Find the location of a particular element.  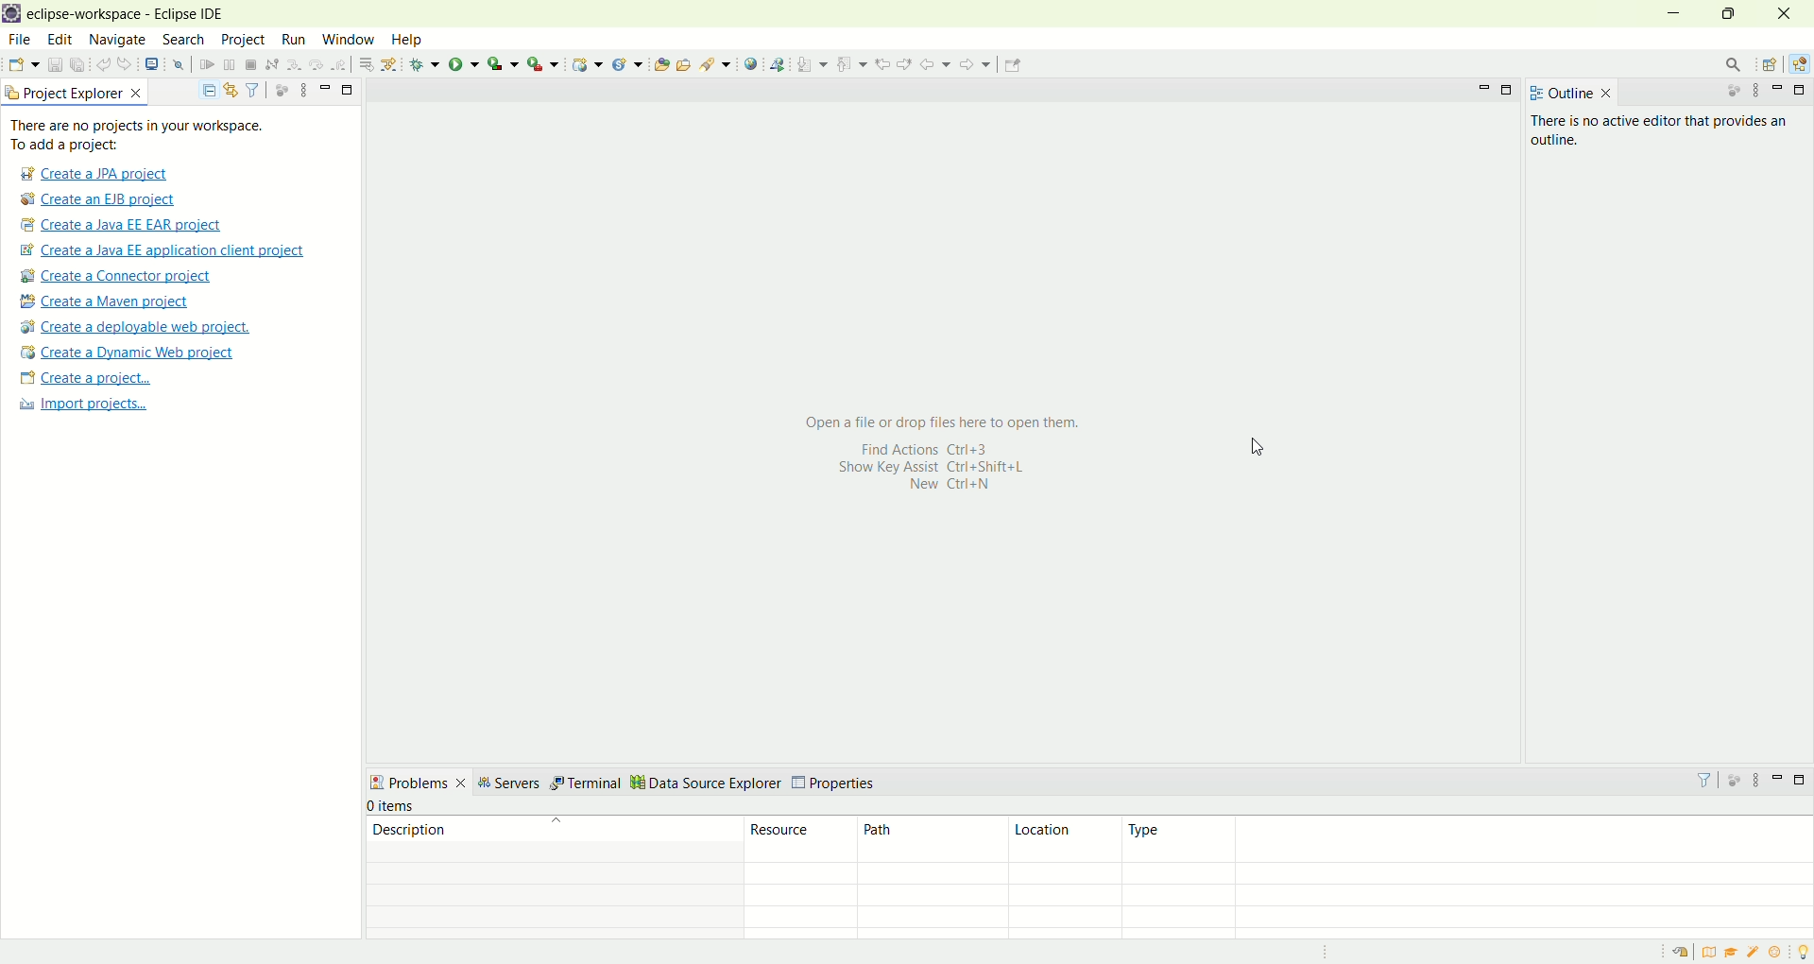

previous edit location is located at coordinates (880, 64).